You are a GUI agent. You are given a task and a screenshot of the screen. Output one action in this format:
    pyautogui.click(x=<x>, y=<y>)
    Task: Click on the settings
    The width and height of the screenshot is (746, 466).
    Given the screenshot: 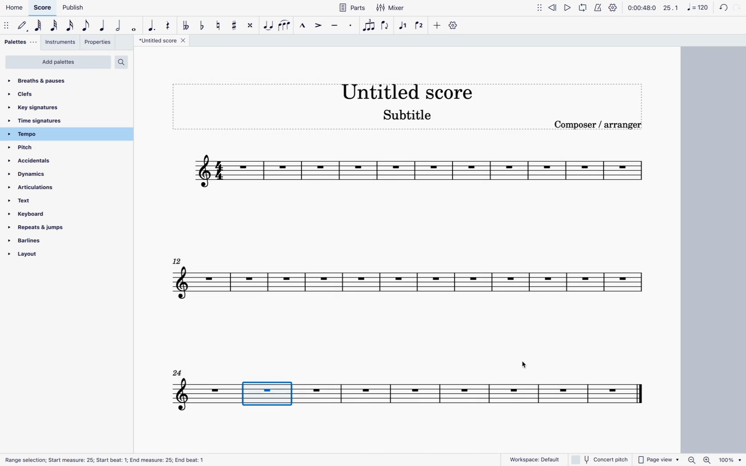 What is the action you would take?
    pyautogui.click(x=456, y=27)
    